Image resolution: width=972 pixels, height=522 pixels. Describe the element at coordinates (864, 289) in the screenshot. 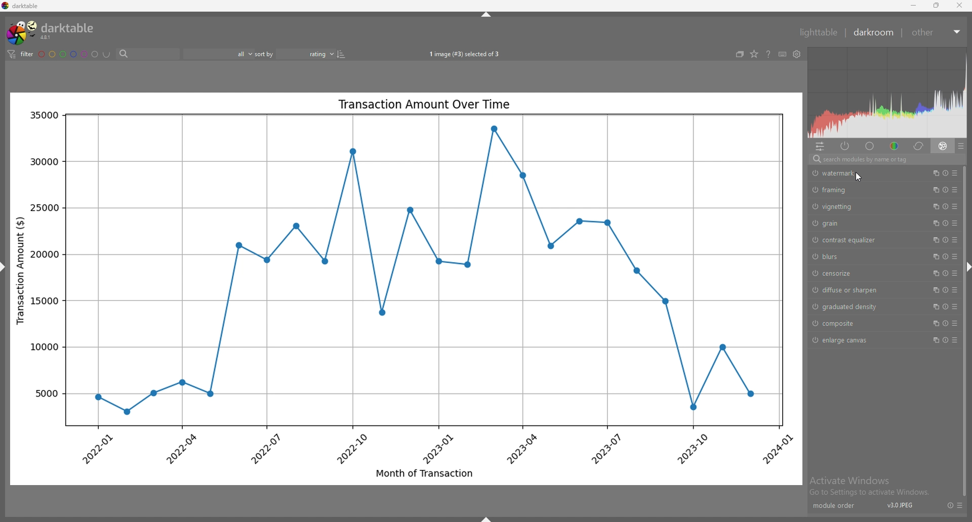

I see `diffuse or sharpen` at that location.